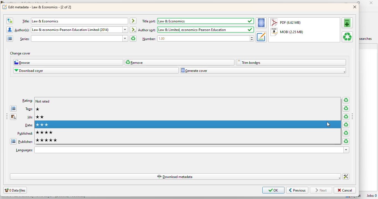 The height and width of the screenshot is (199, 378). What do you see at coordinates (353, 117) in the screenshot?
I see `toggle sidebar` at bounding box center [353, 117].